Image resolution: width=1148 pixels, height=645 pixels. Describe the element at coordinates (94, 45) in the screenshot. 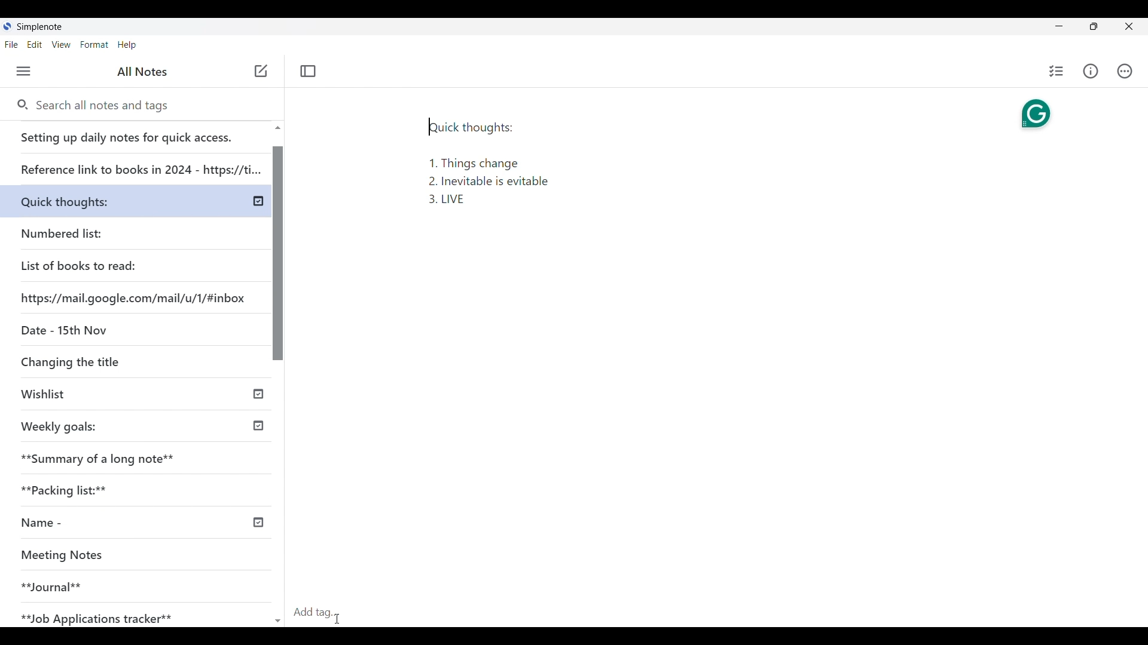

I see `Format menu` at that location.